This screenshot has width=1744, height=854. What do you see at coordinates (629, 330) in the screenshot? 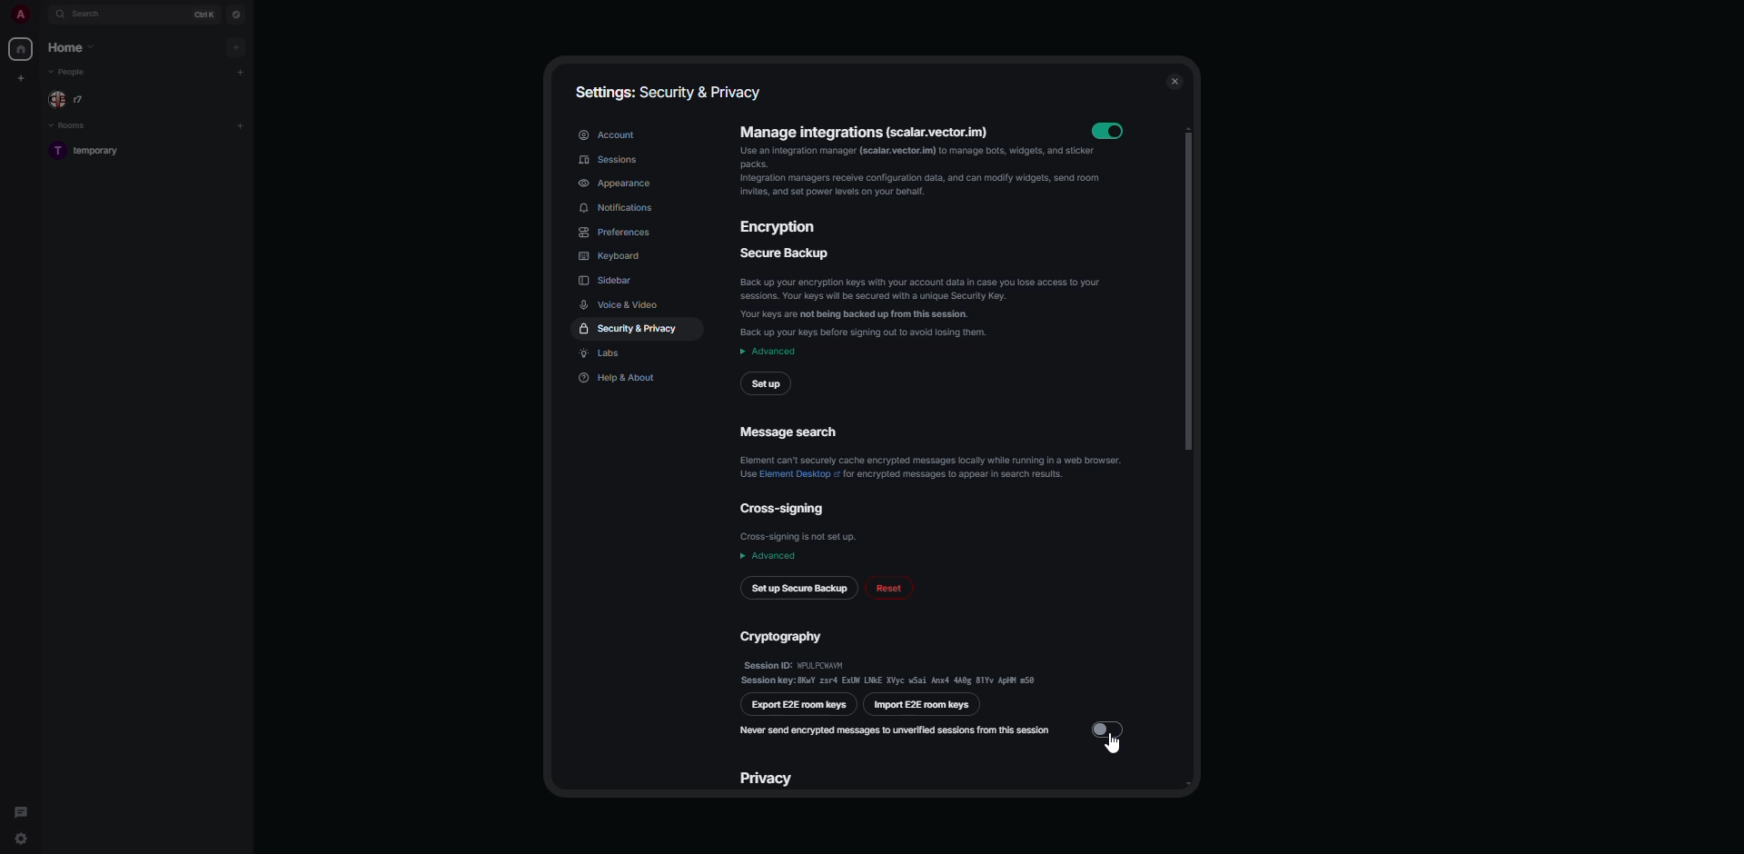
I see `security & privacy` at bounding box center [629, 330].